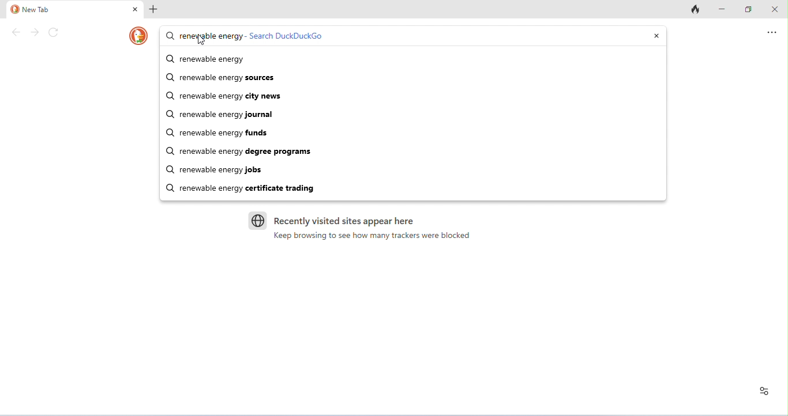  I want to click on search icon, so click(169, 114).